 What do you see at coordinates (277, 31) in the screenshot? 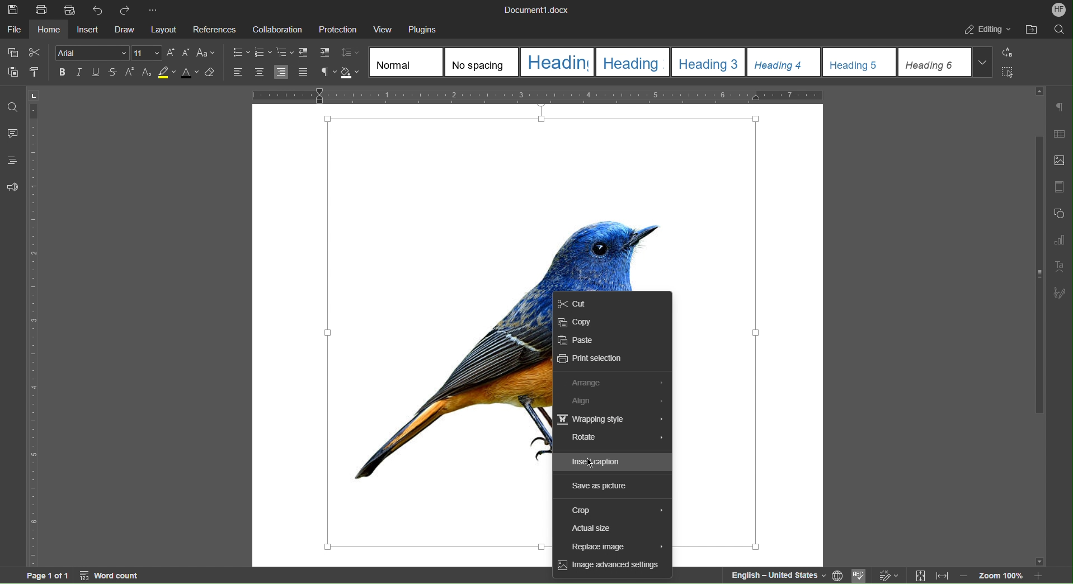
I see `Collaboration` at bounding box center [277, 31].